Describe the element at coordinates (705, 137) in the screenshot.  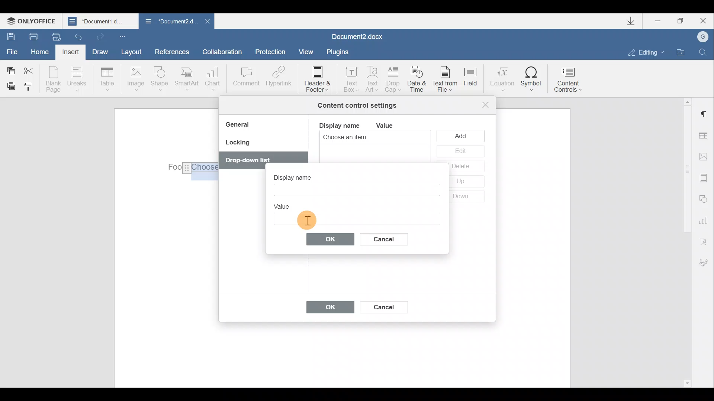
I see `Table settings` at that location.